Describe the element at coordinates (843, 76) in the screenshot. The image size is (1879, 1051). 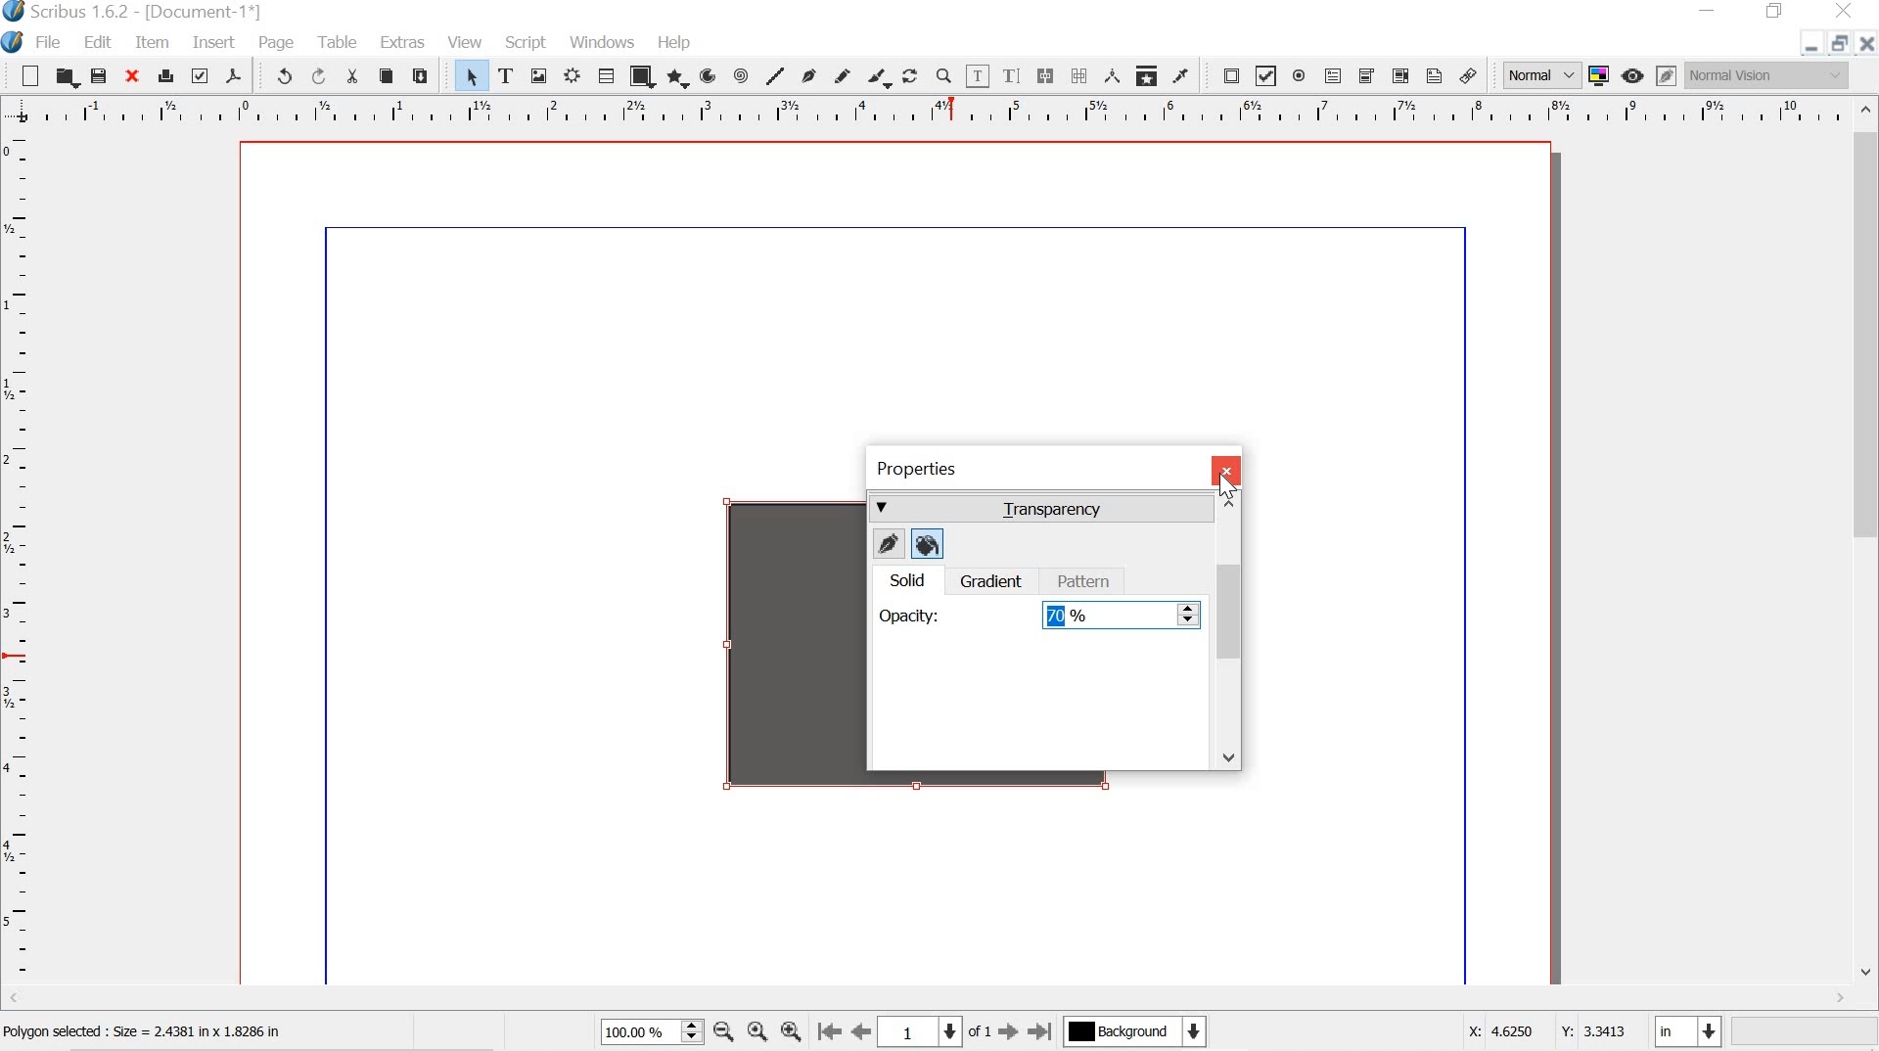
I see `freehand line` at that location.